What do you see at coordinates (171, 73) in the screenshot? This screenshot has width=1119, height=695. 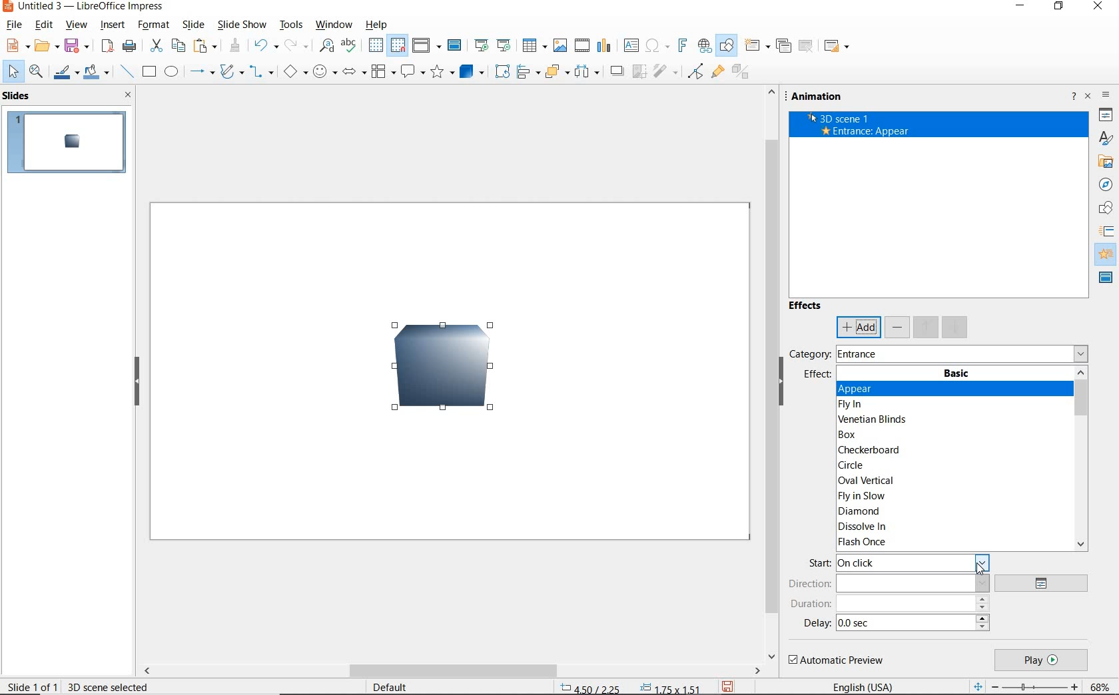 I see `ellipse` at bounding box center [171, 73].